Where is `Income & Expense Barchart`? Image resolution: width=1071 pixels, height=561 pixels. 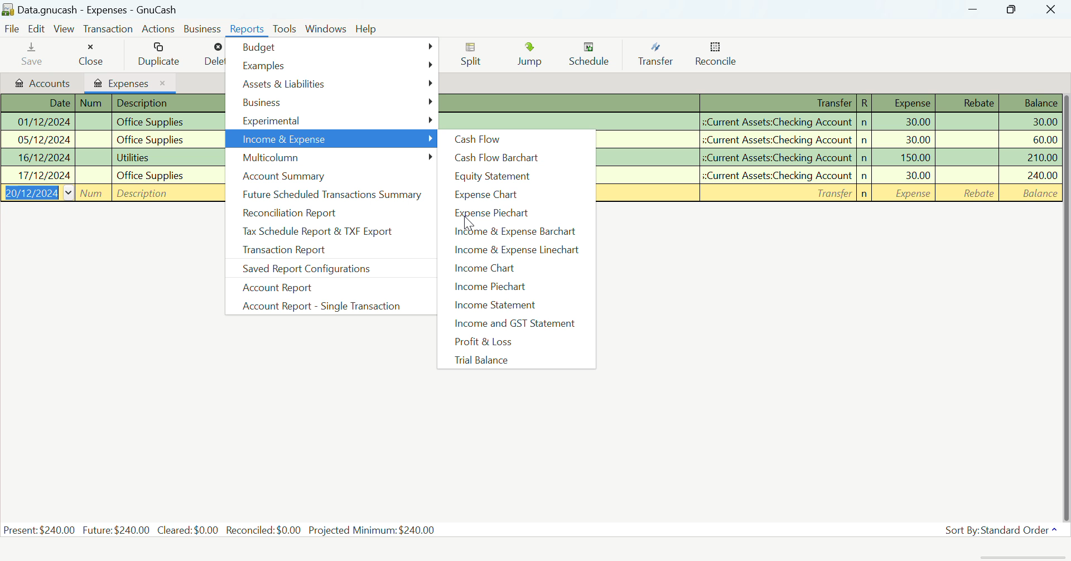
Income & Expense Barchart is located at coordinates (517, 233).